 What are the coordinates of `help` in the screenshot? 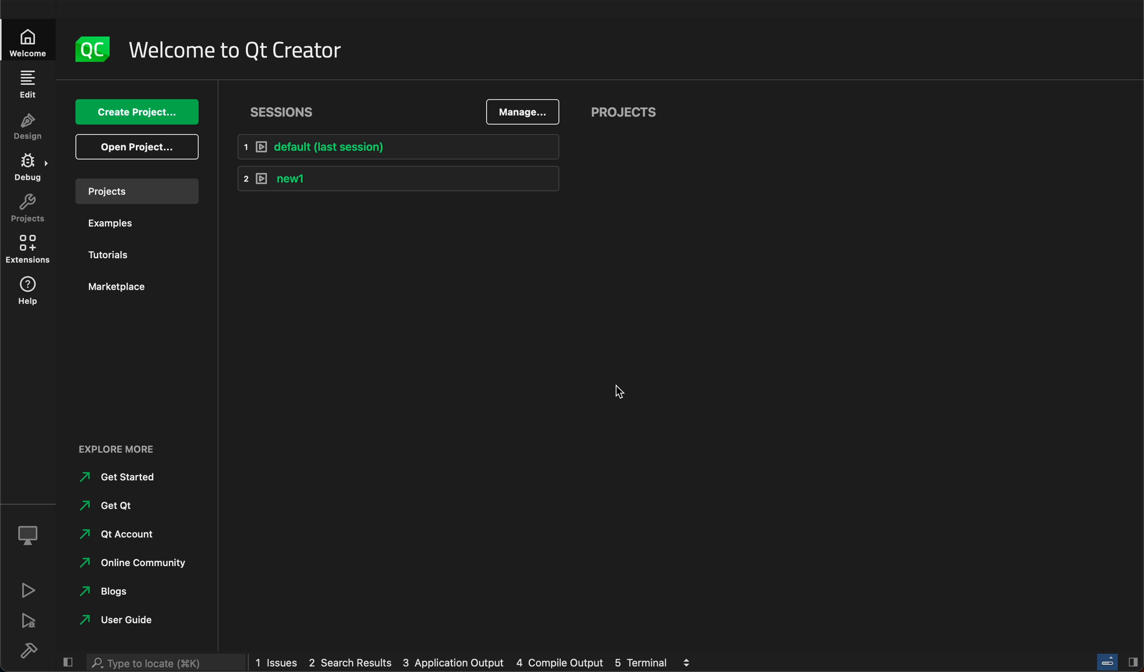 It's located at (30, 294).